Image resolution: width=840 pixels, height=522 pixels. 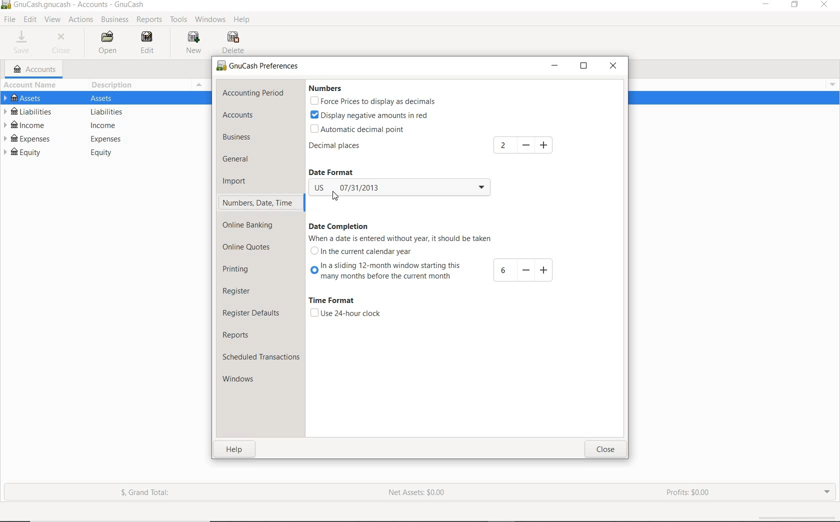 I want to click on Menu, so click(x=829, y=83).